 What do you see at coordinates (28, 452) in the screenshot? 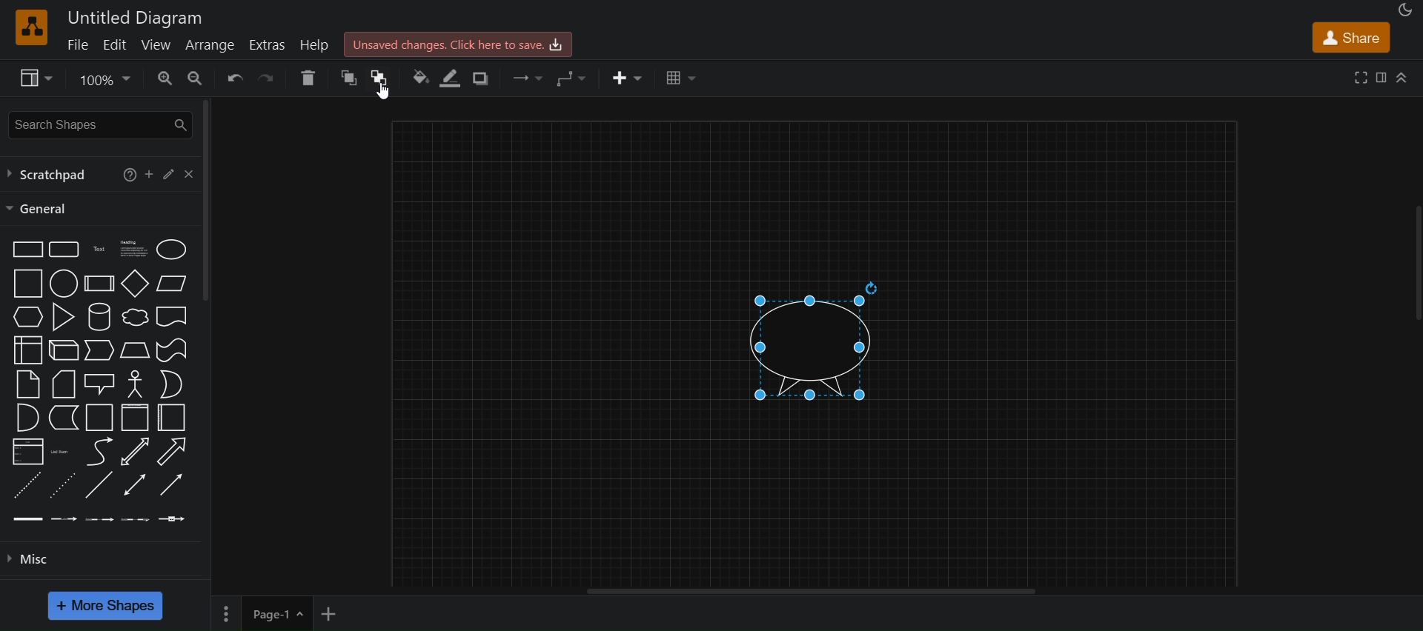
I see `list` at bounding box center [28, 452].